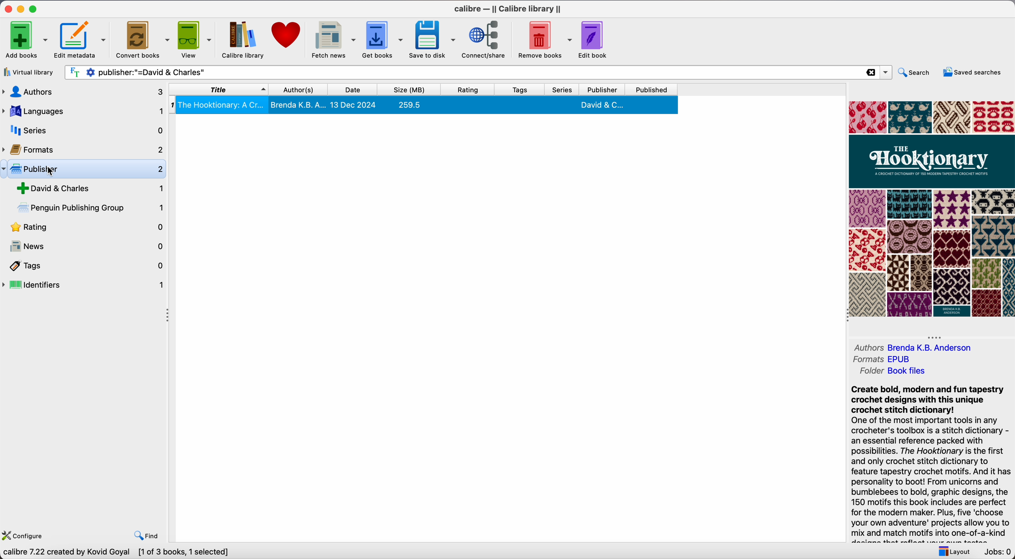 This screenshot has width=1015, height=559. What do you see at coordinates (424, 104) in the screenshot?
I see `The Hooktionary` at bounding box center [424, 104].